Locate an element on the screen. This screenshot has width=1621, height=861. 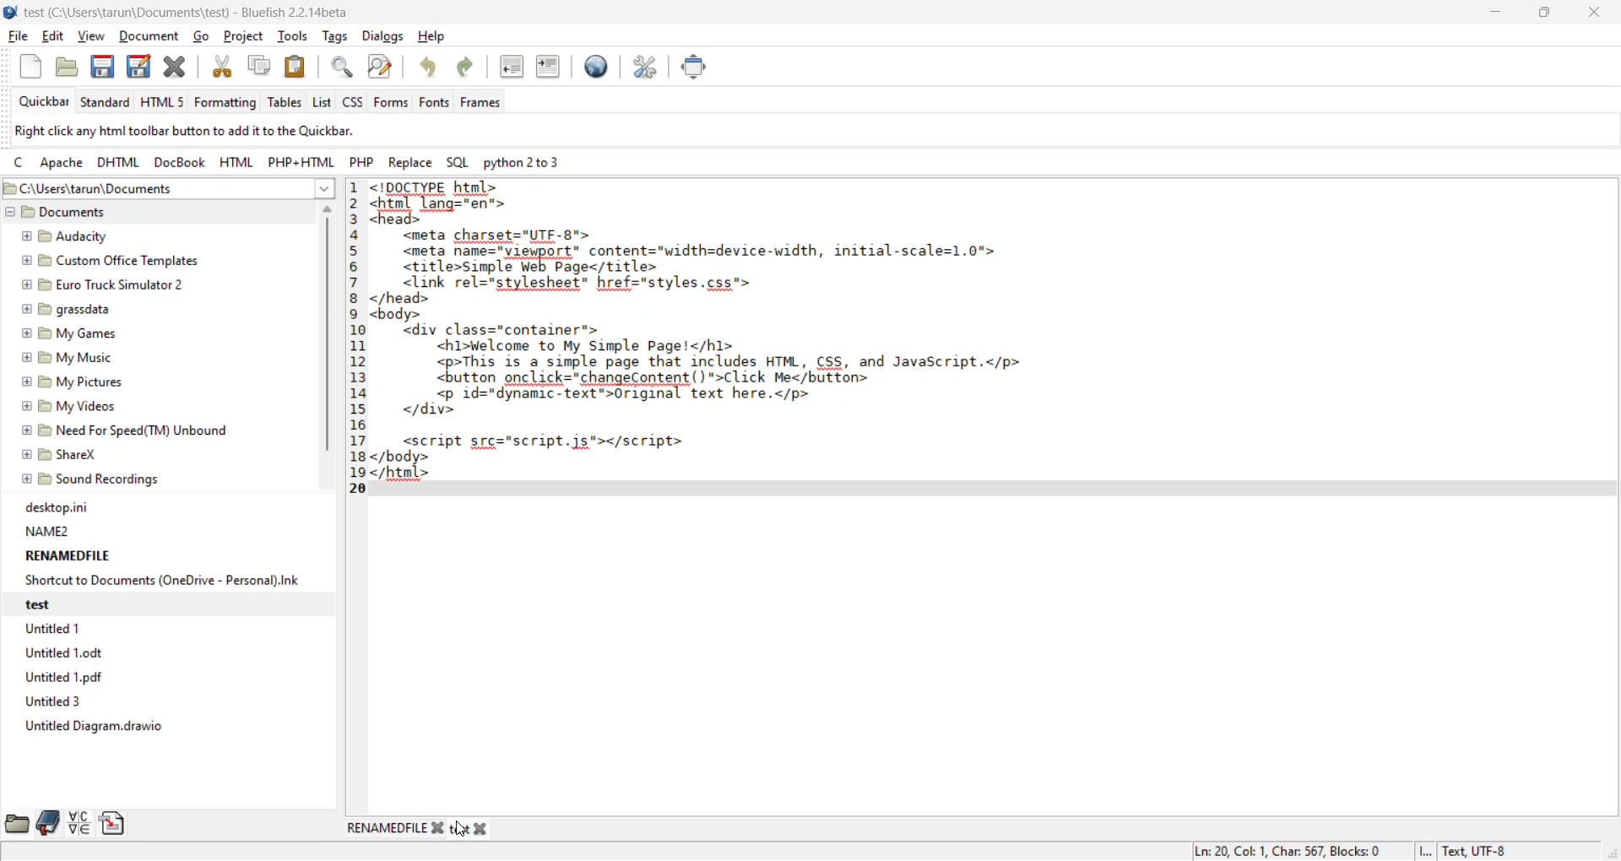
line no. is located at coordinates (355, 348).